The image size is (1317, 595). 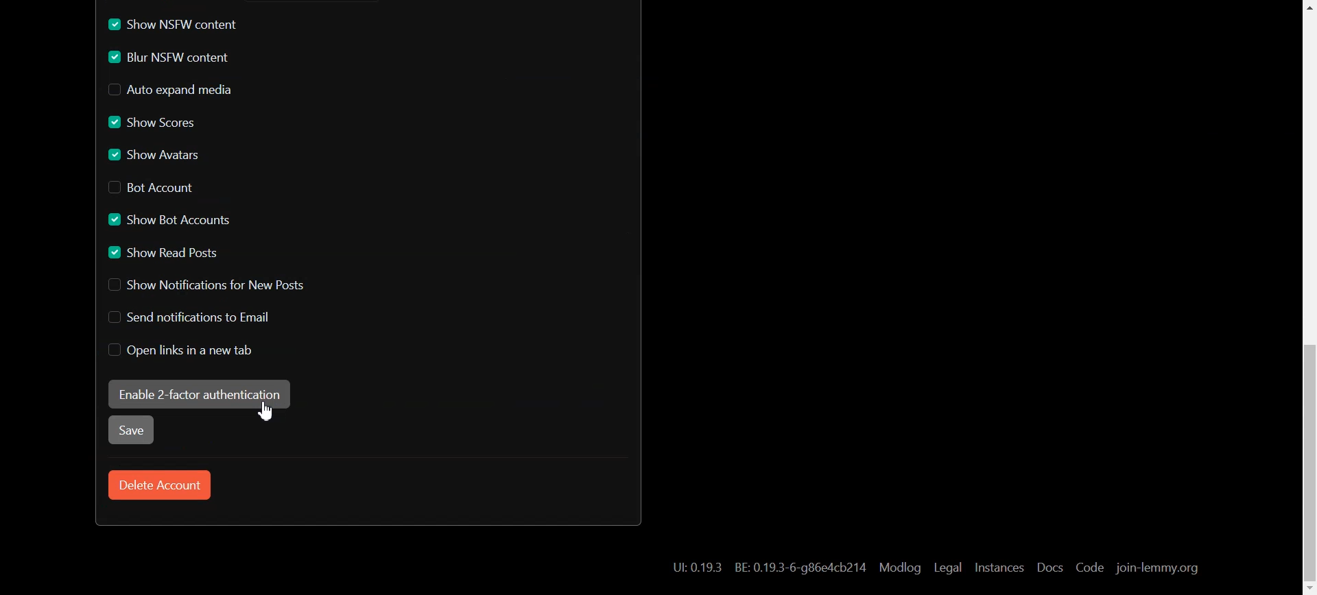 What do you see at coordinates (152, 121) in the screenshot?
I see `Enable Show Scores` at bounding box center [152, 121].